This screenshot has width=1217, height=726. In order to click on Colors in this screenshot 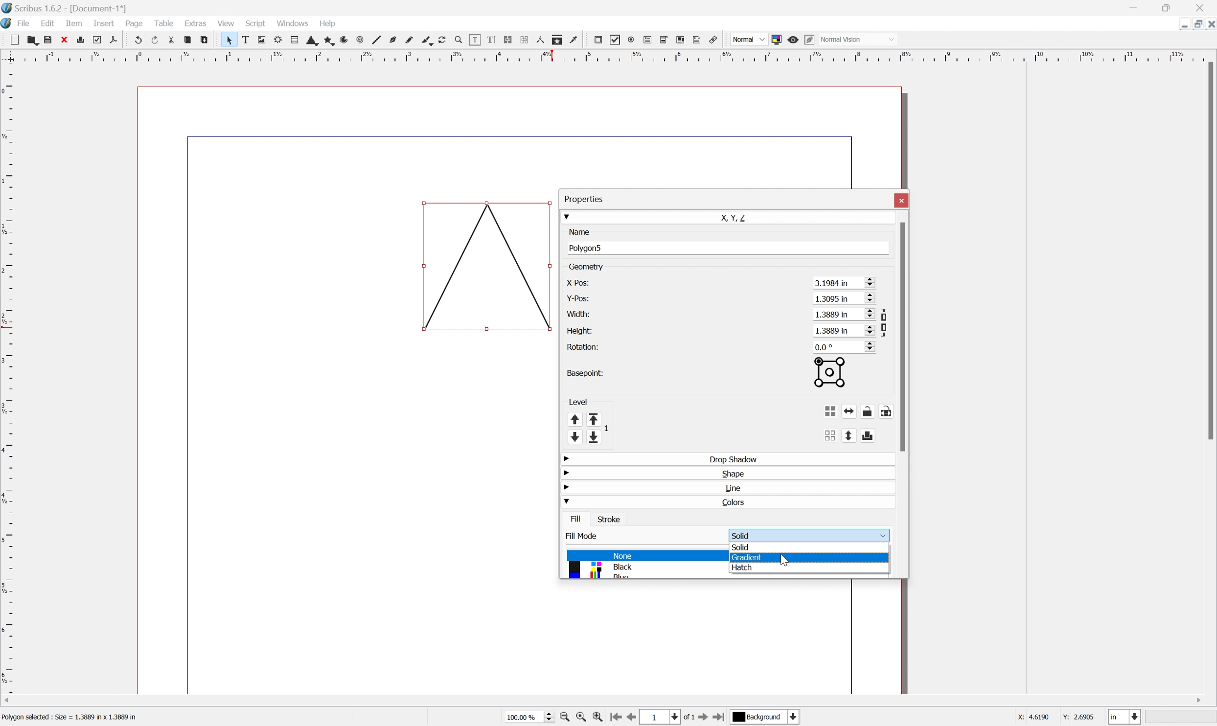, I will do `click(609, 565)`.